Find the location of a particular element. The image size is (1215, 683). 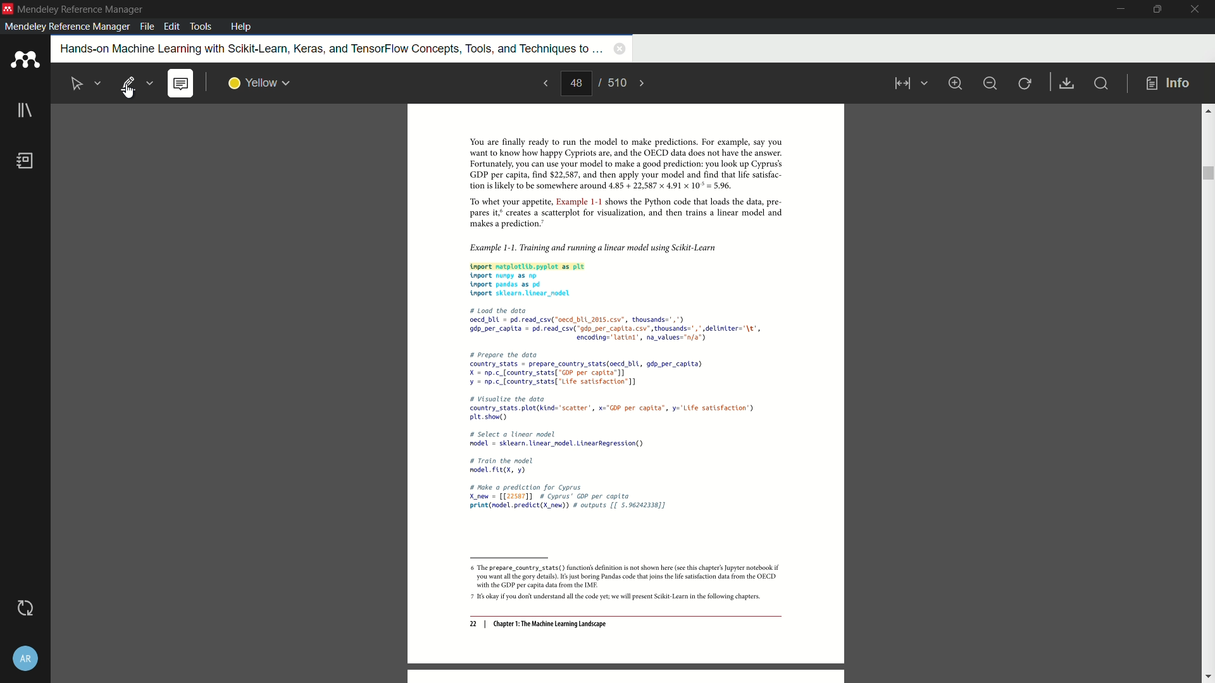

# Load the data

oecd_bUL = pd. read_csv("oecd_bLL 2015.csv”, thousands=",")

9dp_per_captta = pd.read_csv("gdp_per capita. csv’, thousands=",* delintter="\t',
encoding="latini’, na_values="n/a")

# prepare the data

country_stats = prepare_country_stats(aecd bli, gdp_per capita)

X = np.c_[country_stats[ "GOP per captta’]]

¥ = np.c_(country_stats[ "Life satisfaction]

# Visualize the dota

country_stats. plot(kind="scatter, x="G0P per capita”, y='Life satisfaction’)

pt. show()

# select a linear nodel

nodel = sklearn. linear_nodel. LinearRegression()

# Train the model

nodelFLL(X, ¥)

# Nake a prediction for Cyprus

X_new = [[22567]] # Cyprus’ GOP per capita

print(nodel.predict(X new) # outputs [[ 5.96242338]] is located at coordinates (617, 411).